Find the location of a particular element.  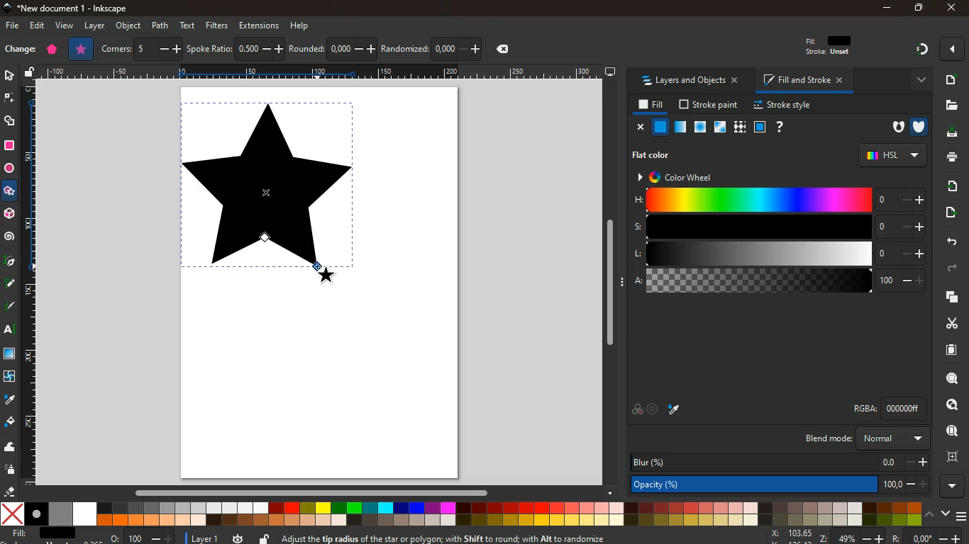

h is located at coordinates (780, 200).